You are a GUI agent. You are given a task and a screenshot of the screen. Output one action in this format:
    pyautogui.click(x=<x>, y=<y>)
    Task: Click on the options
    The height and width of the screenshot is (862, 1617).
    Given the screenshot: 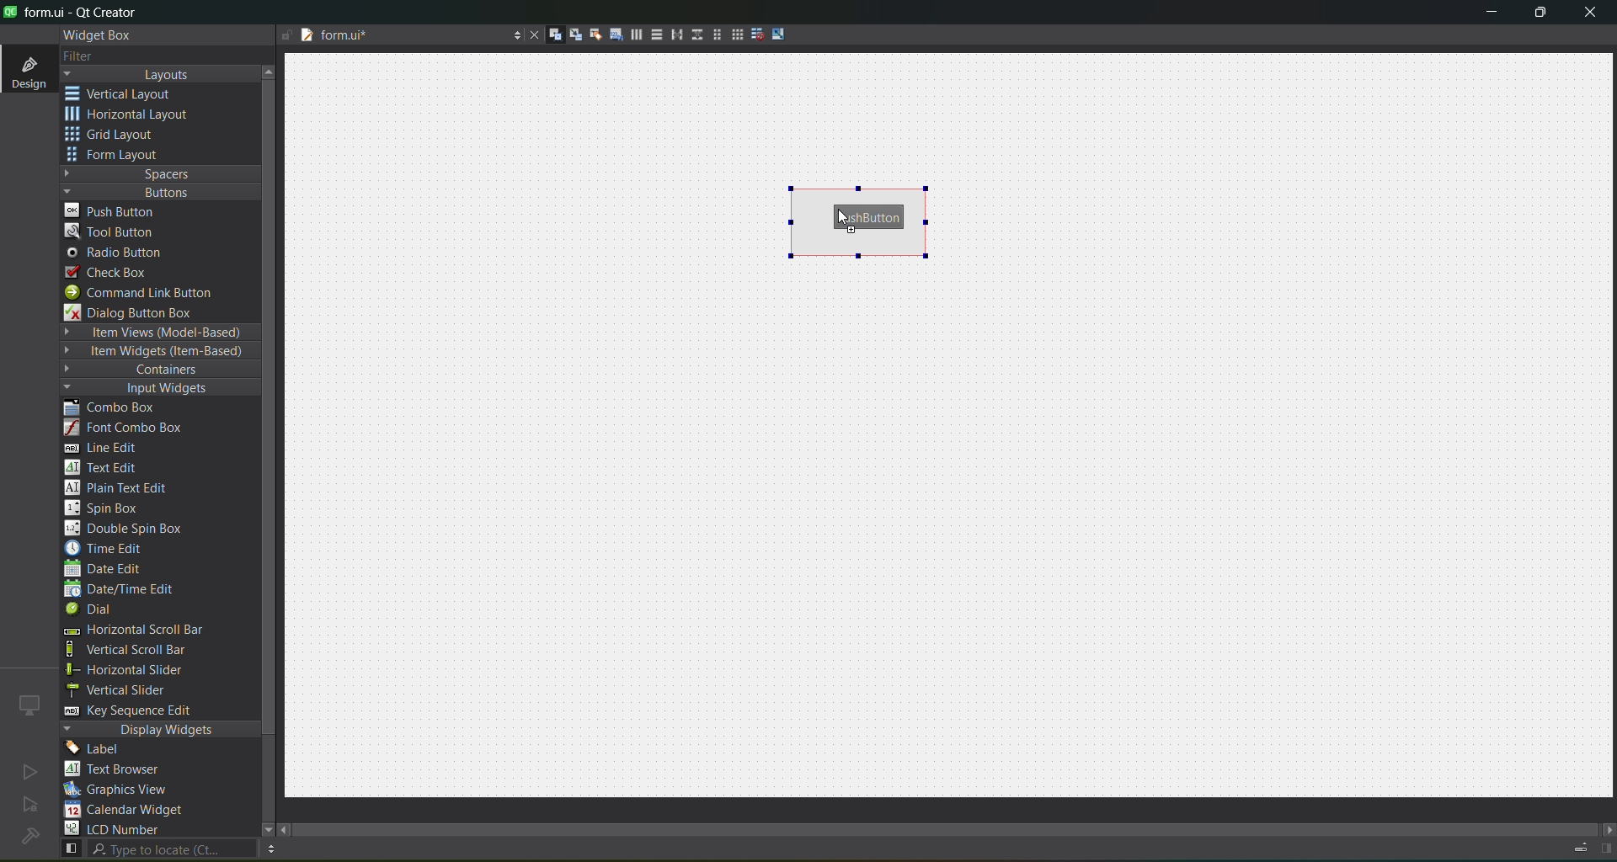 What is the action you would take?
    pyautogui.click(x=512, y=37)
    